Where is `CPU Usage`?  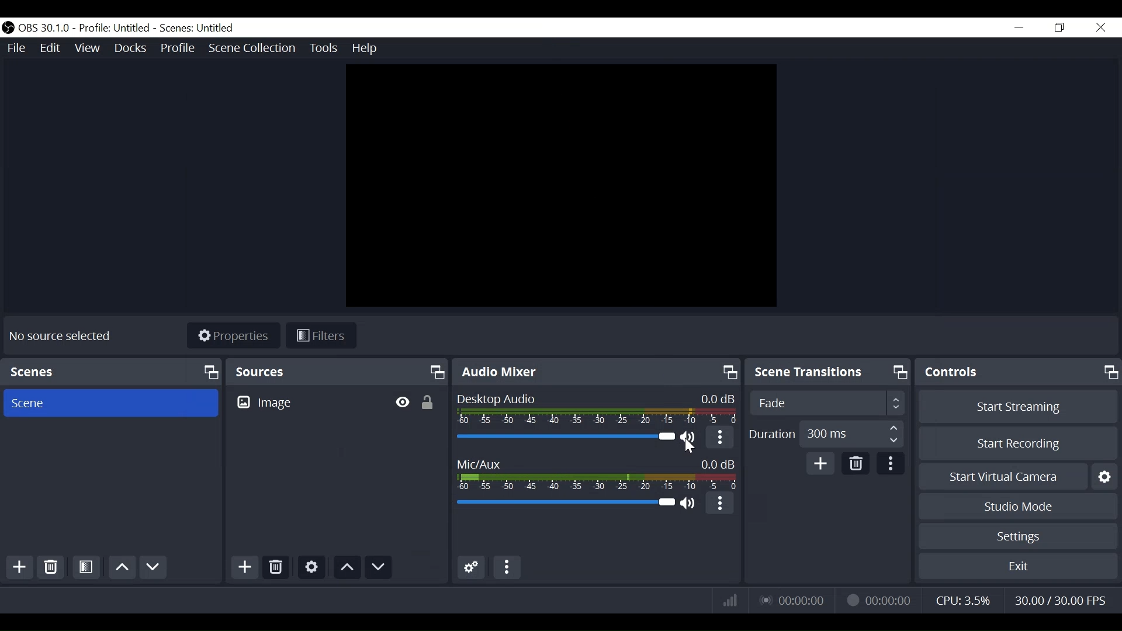
CPU Usage is located at coordinates (966, 598).